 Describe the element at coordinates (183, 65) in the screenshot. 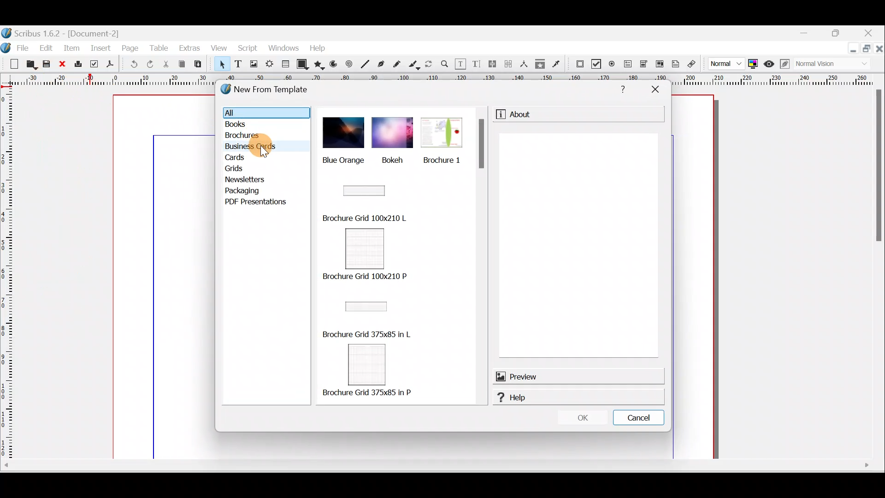

I see `Copy` at that location.